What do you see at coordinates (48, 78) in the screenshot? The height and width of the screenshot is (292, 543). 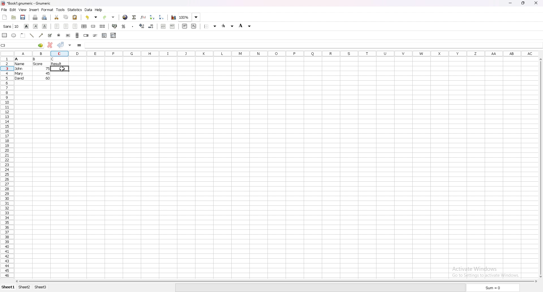 I see `60` at bounding box center [48, 78].